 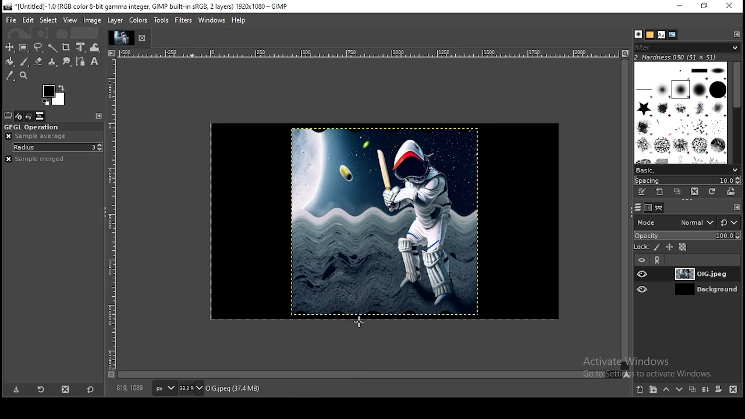 I want to click on scroll bar, so click(x=736, y=112).